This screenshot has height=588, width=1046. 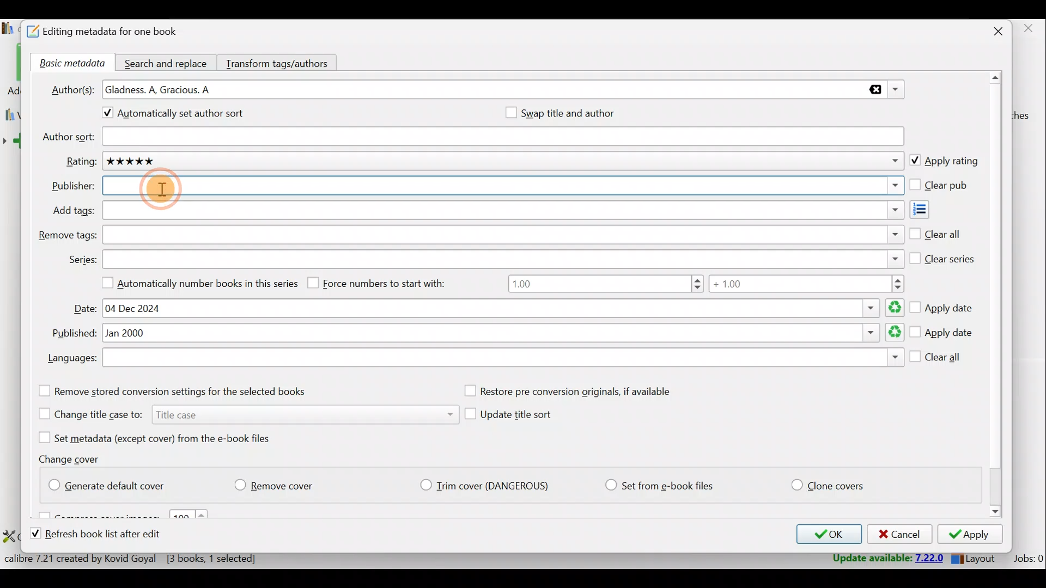 What do you see at coordinates (886, 559) in the screenshot?
I see `Update` at bounding box center [886, 559].